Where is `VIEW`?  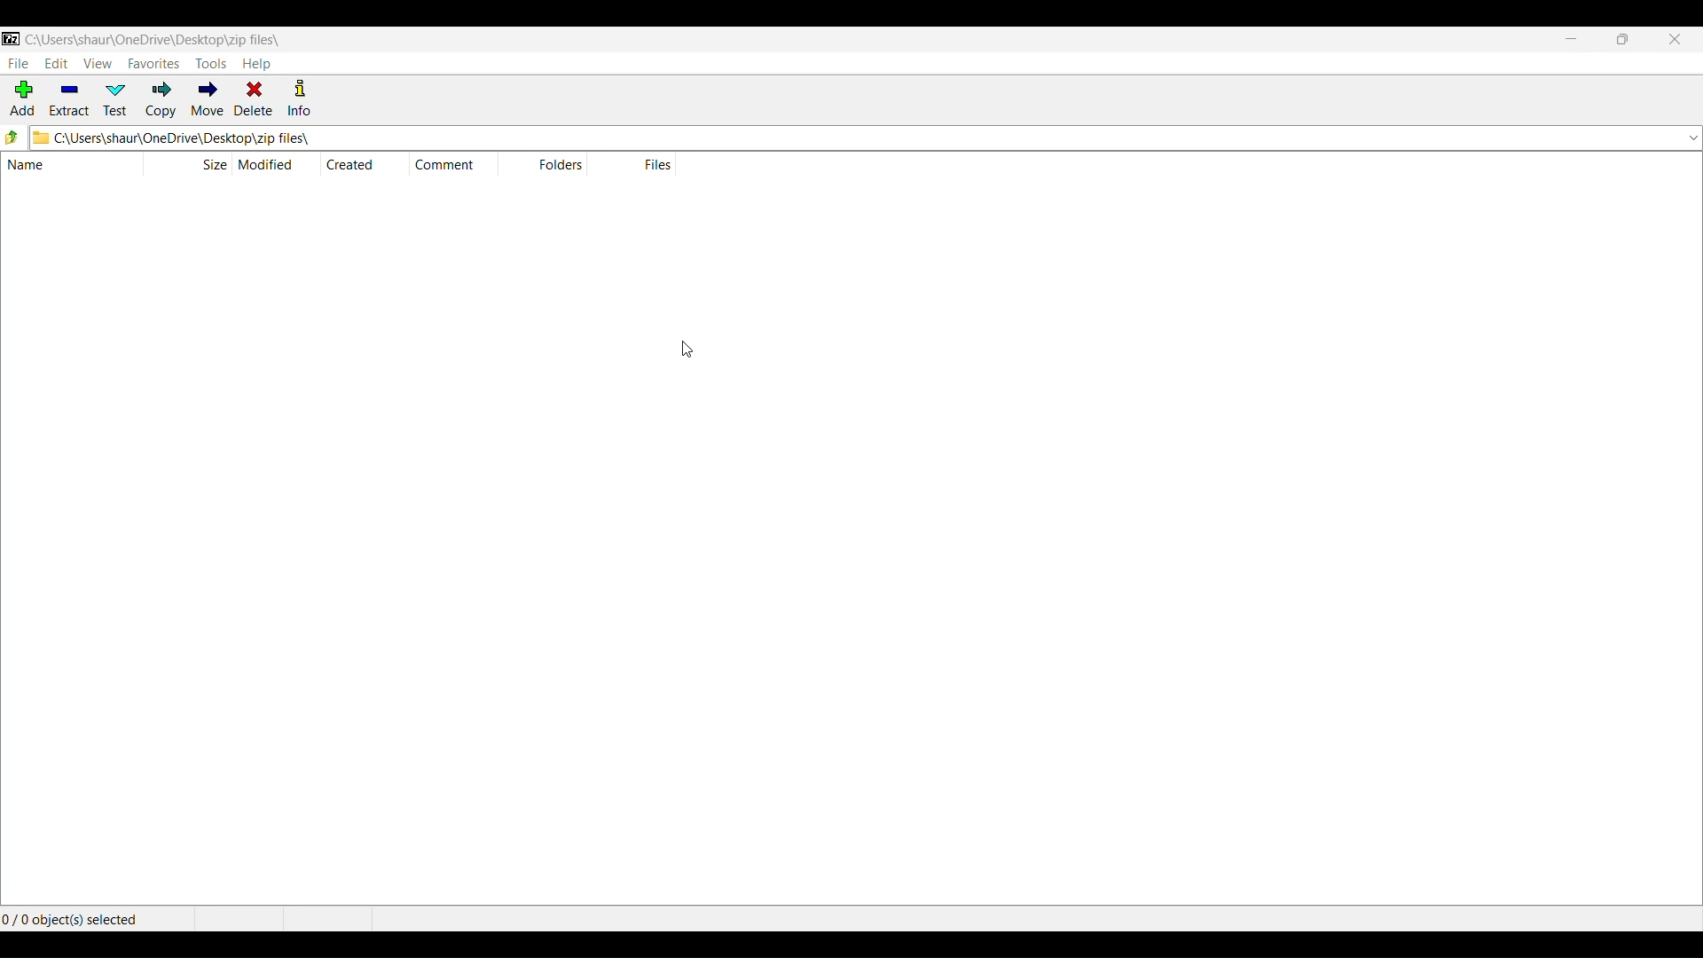 VIEW is located at coordinates (98, 62).